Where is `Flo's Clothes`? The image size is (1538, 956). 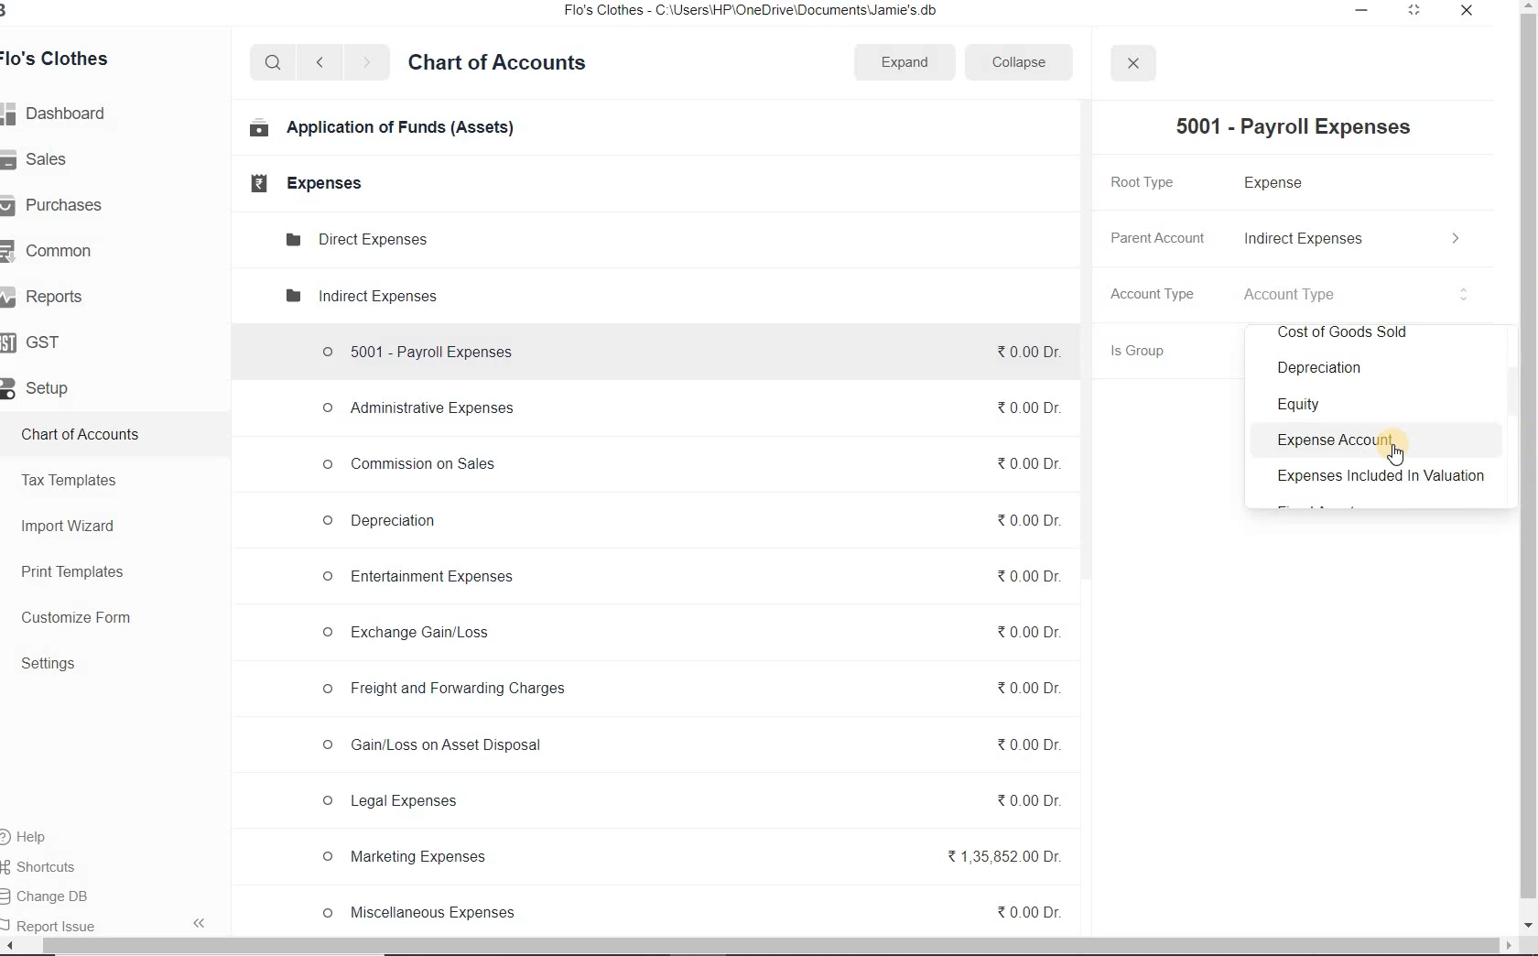 Flo's Clothes is located at coordinates (69, 58).